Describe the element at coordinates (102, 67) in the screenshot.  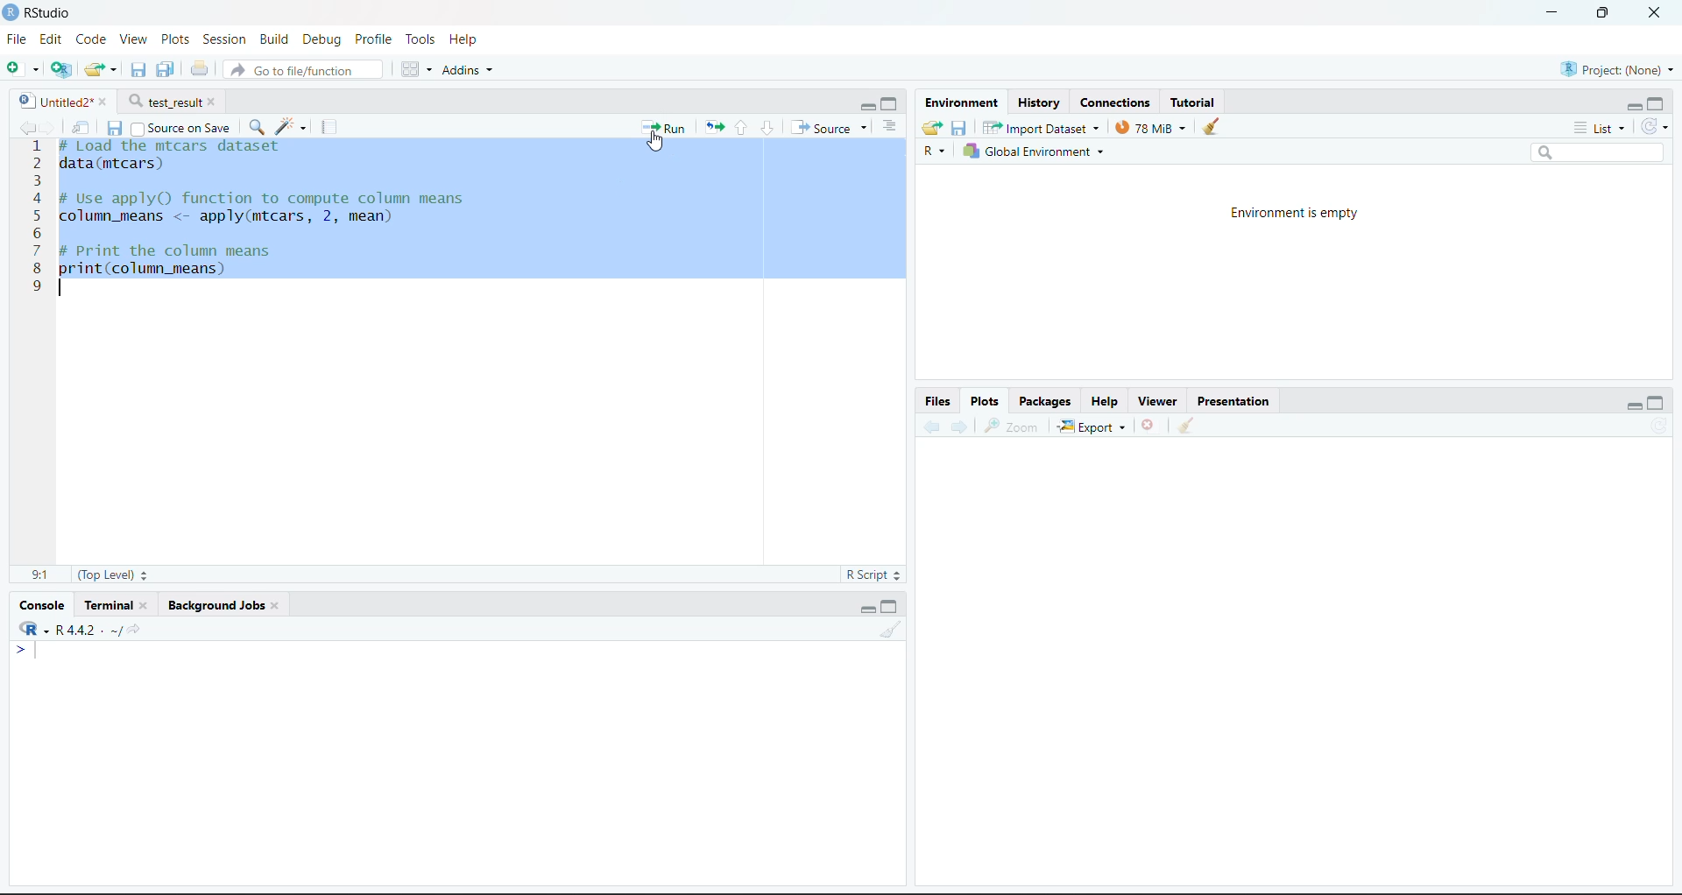
I see `Open an existing file (Ctrl + O)` at that location.